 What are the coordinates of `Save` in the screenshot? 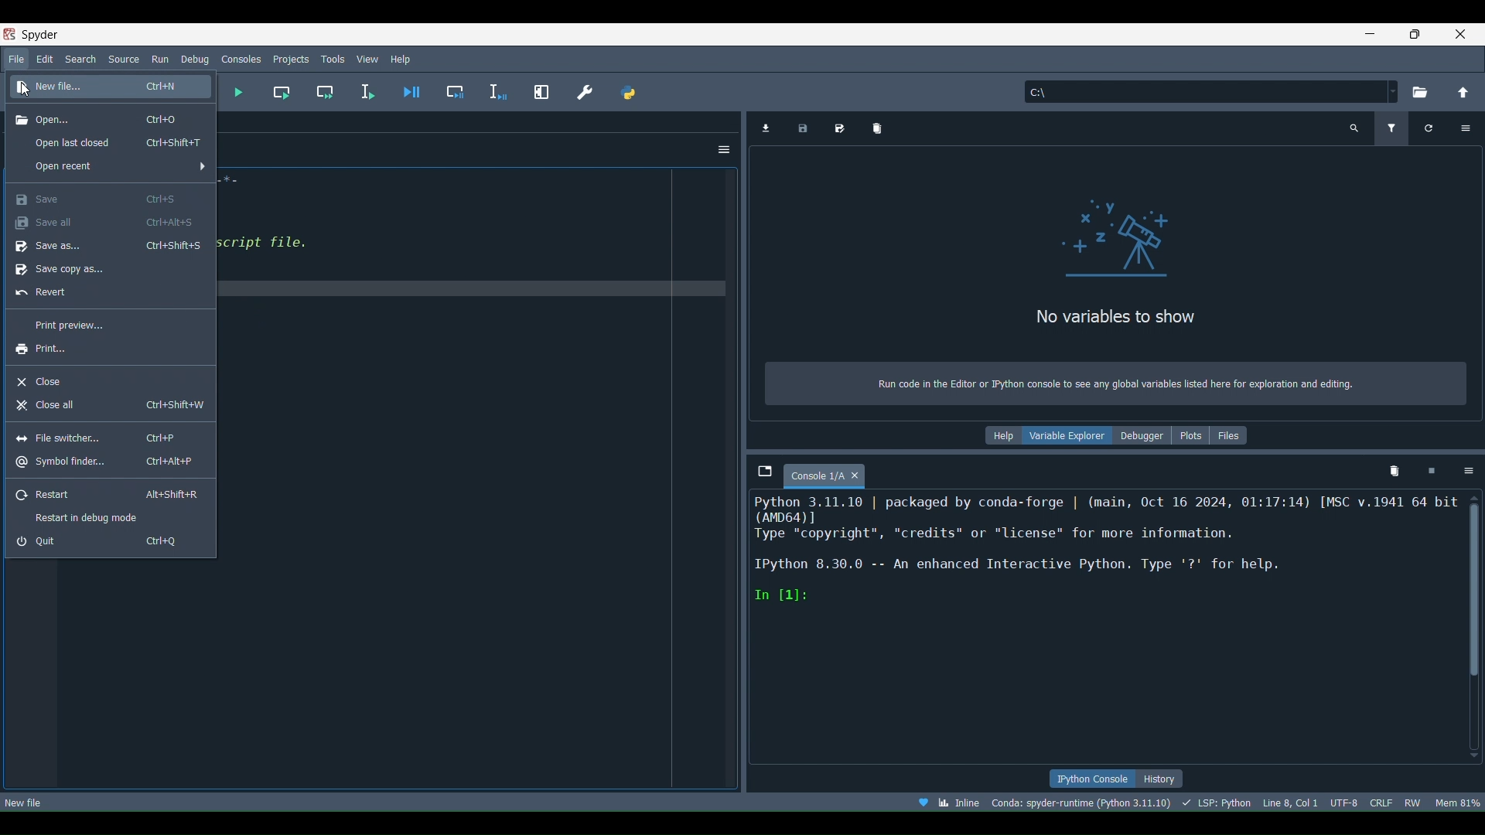 It's located at (103, 198).